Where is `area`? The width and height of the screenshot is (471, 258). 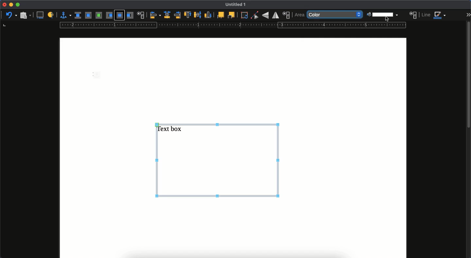 area is located at coordinates (300, 15).